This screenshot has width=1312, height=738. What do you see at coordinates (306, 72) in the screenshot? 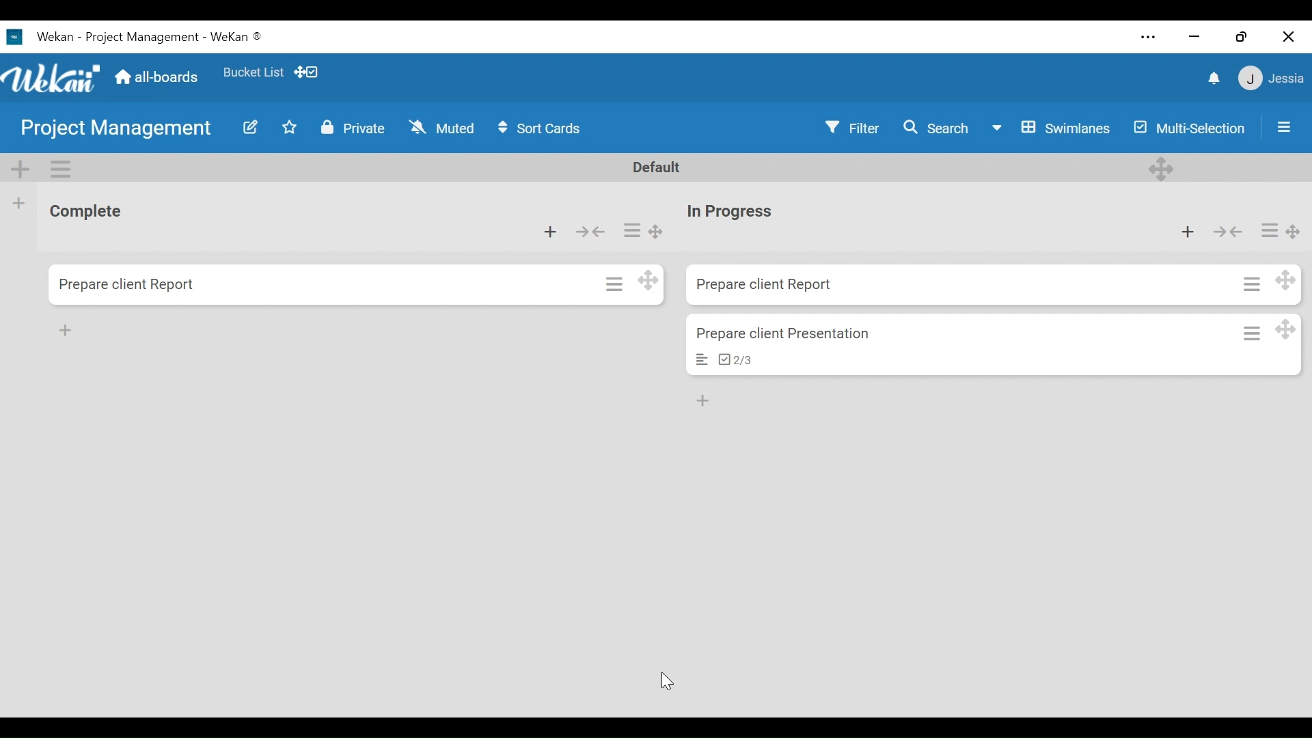
I see `Desktop drag handles` at bounding box center [306, 72].